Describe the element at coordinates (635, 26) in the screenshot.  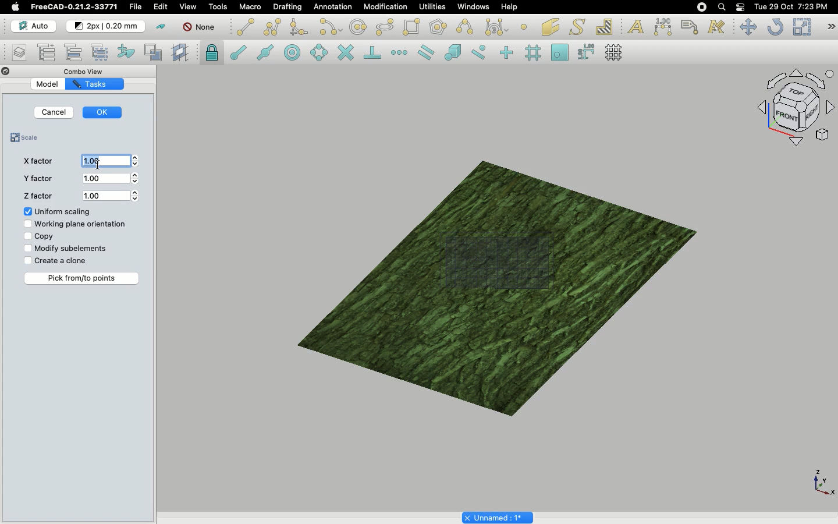
I see `Text` at that location.